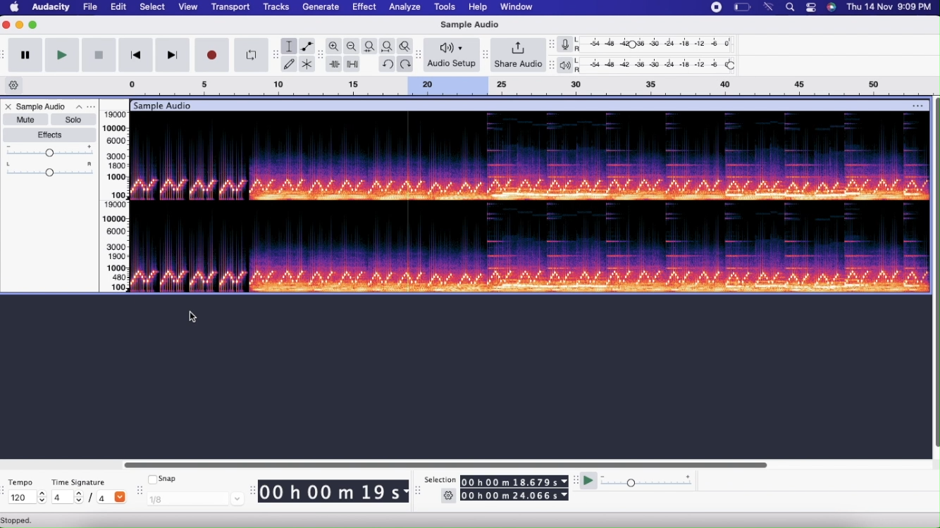 The height and width of the screenshot is (528, 940). What do you see at coordinates (352, 65) in the screenshot?
I see `Silence audio selection` at bounding box center [352, 65].